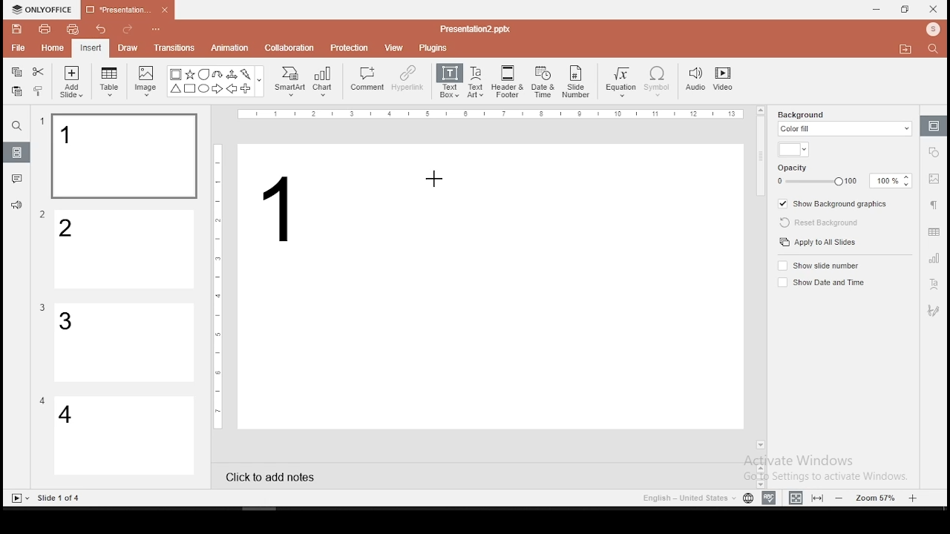 The width and height of the screenshot is (950, 534). What do you see at coordinates (657, 82) in the screenshot?
I see `symbol` at bounding box center [657, 82].